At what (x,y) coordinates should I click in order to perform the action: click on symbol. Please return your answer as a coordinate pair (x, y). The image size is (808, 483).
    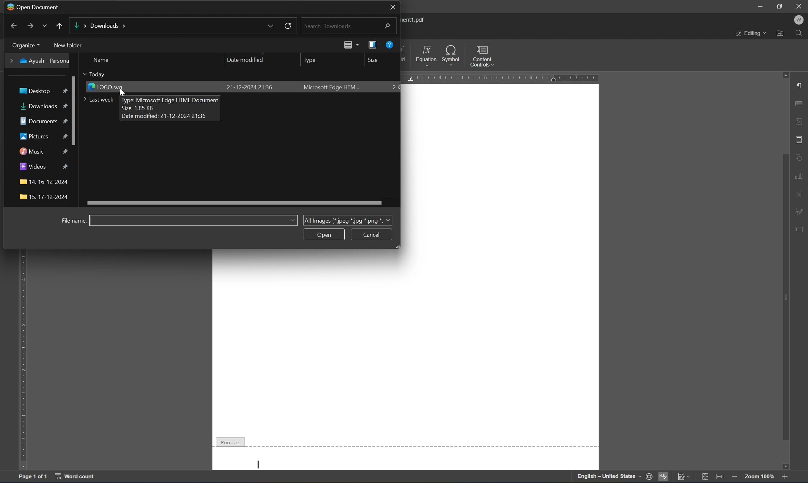
    Looking at the image, I should click on (451, 54).